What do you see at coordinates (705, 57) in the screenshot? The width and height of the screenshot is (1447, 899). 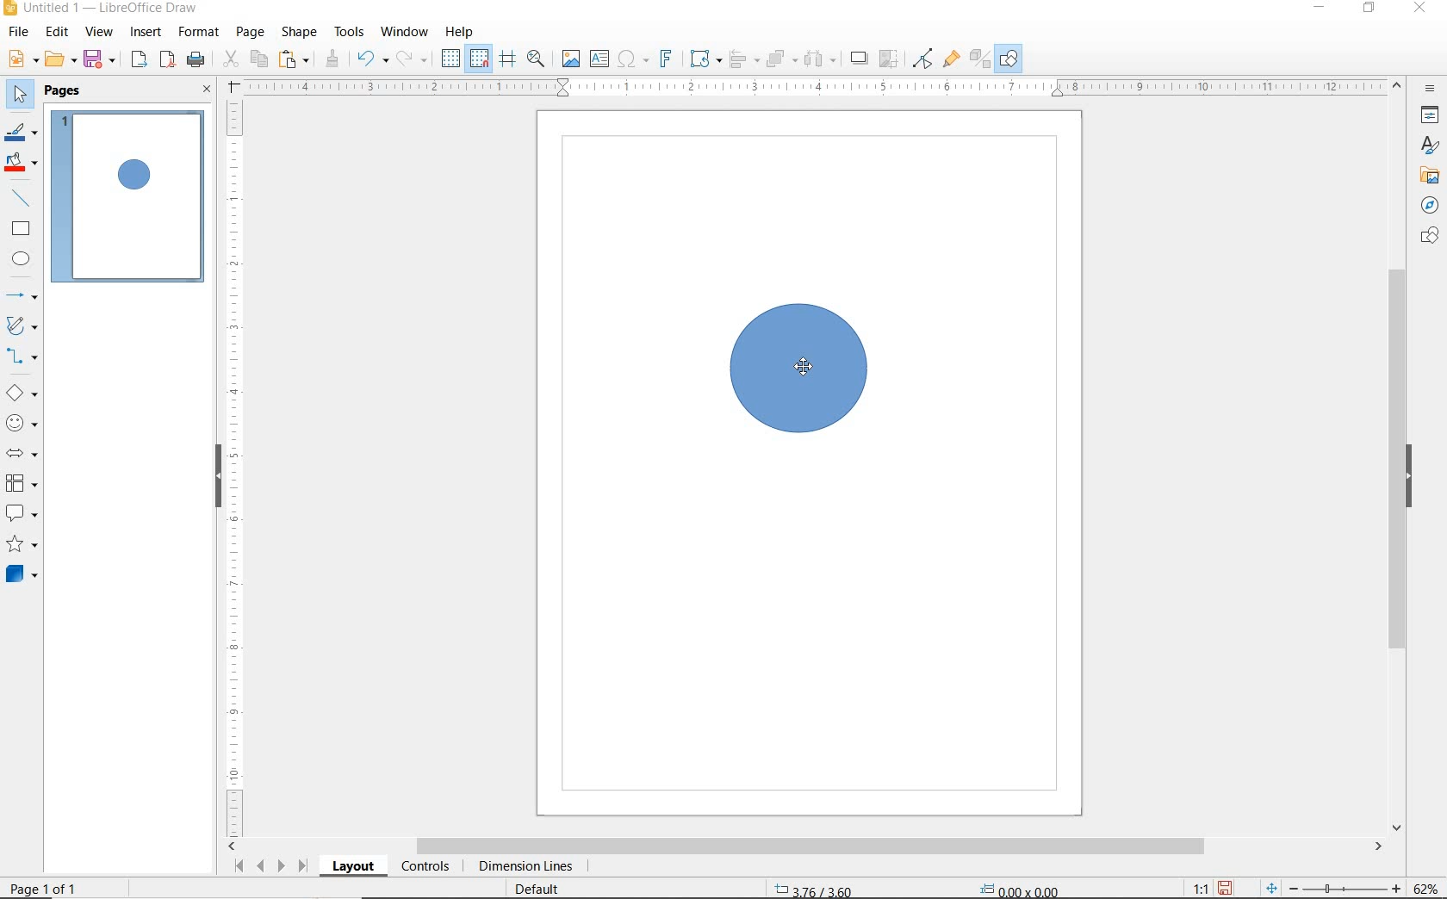 I see `TRANSFORMATIONS` at bounding box center [705, 57].